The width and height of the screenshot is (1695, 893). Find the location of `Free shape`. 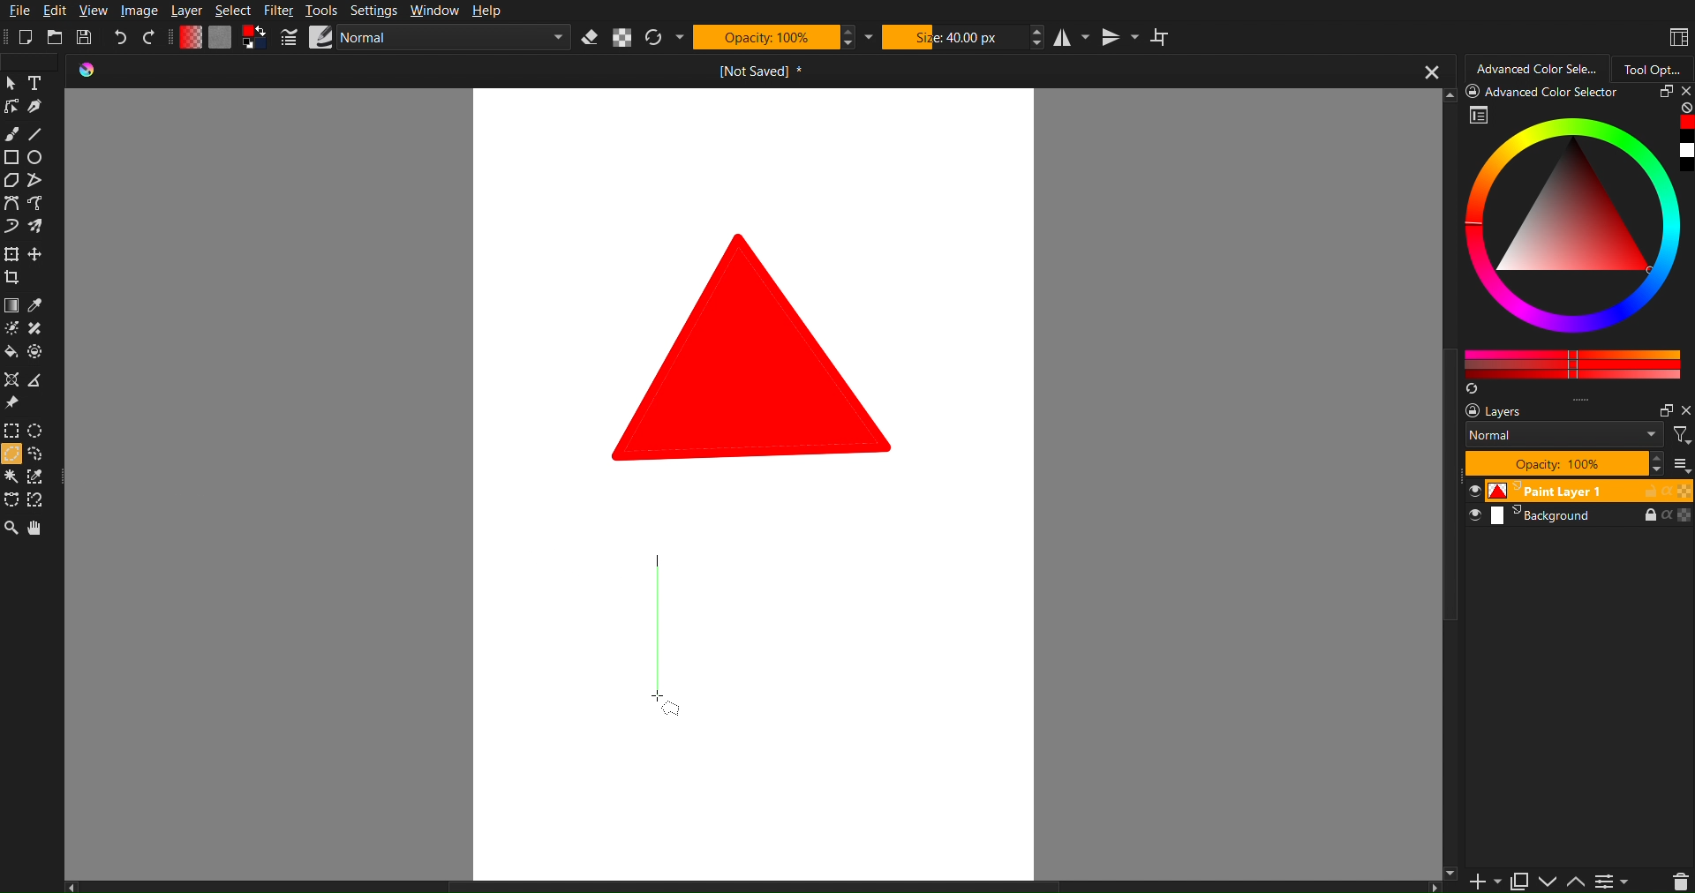

Free shape is located at coordinates (34, 181).